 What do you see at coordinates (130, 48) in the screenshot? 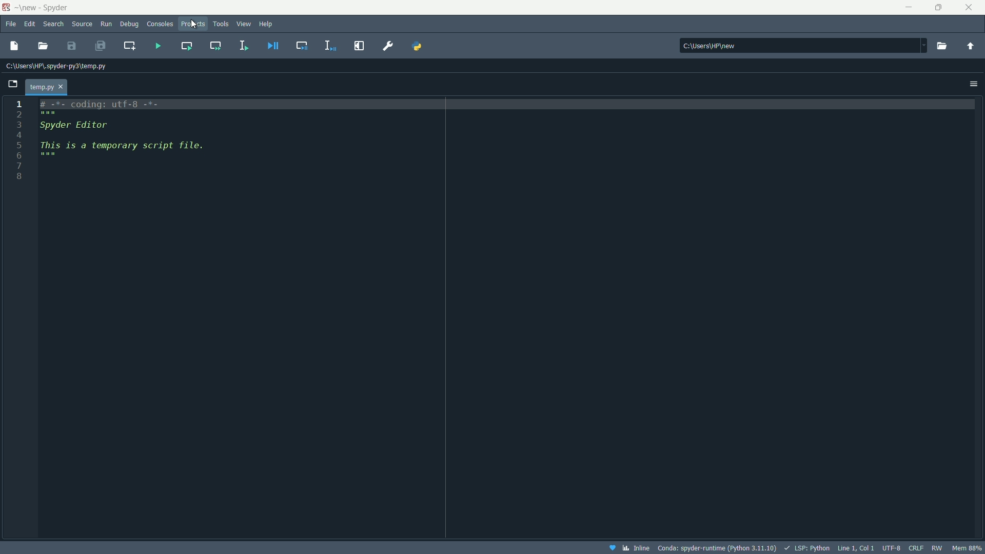
I see `Create new at the current line ` at bounding box center [130, 48].